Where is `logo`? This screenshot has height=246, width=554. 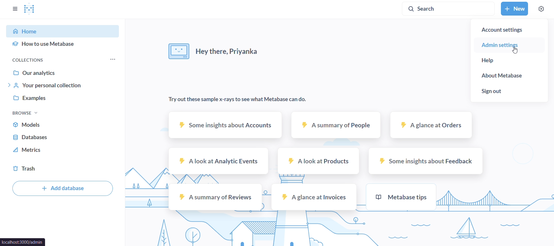 logo is located at coordinates (30, 10).